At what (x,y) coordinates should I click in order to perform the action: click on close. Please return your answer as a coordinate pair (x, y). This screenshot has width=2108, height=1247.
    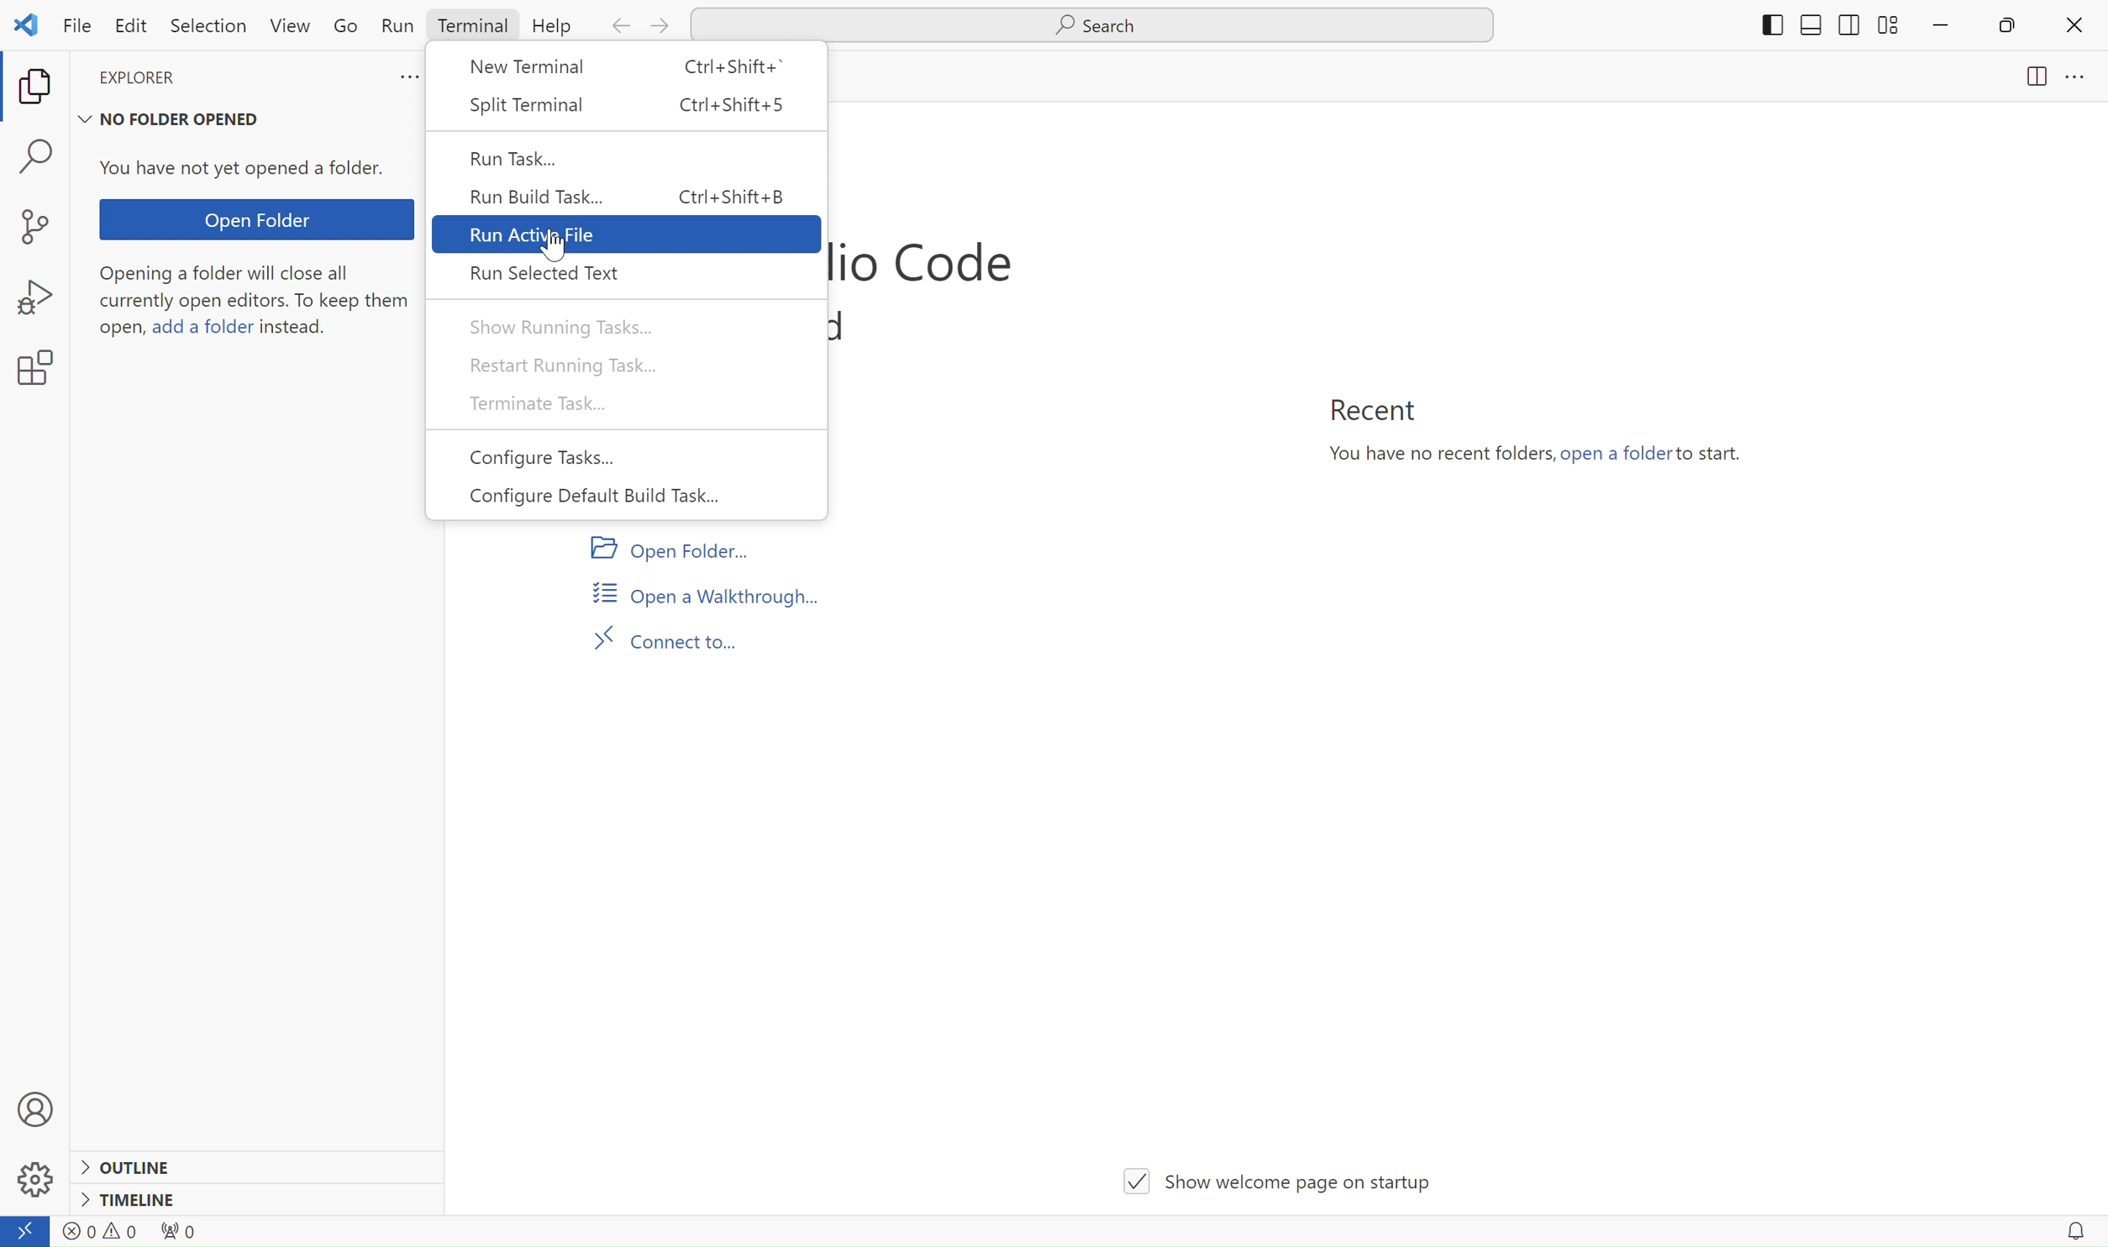
    Looking at the image, I should click on (2073, 20).